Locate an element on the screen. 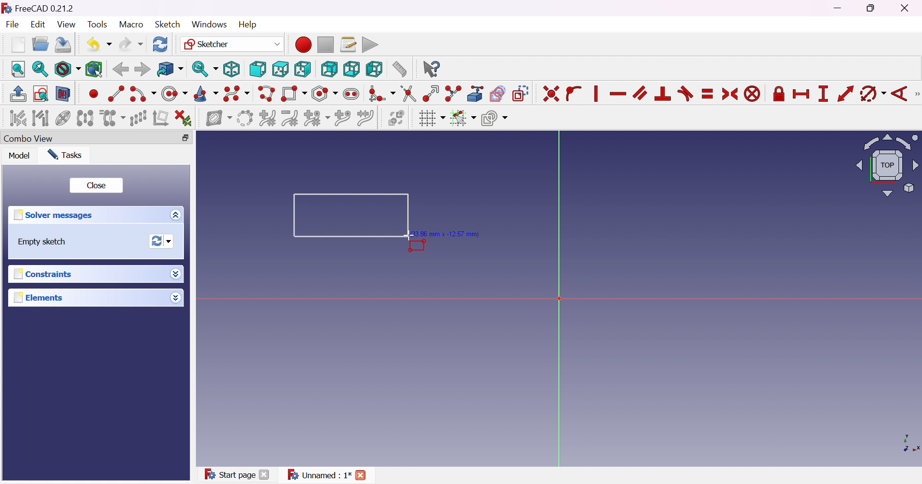 This screenshot has width=922, height=484. Create slot is located at coordinates (352, 94).